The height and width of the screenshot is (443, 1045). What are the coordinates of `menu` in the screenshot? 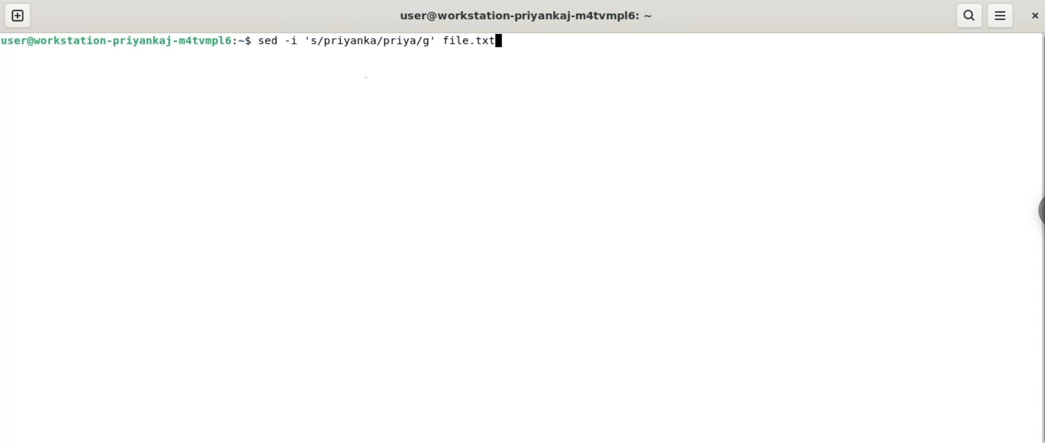 It's located at (1001, 15).